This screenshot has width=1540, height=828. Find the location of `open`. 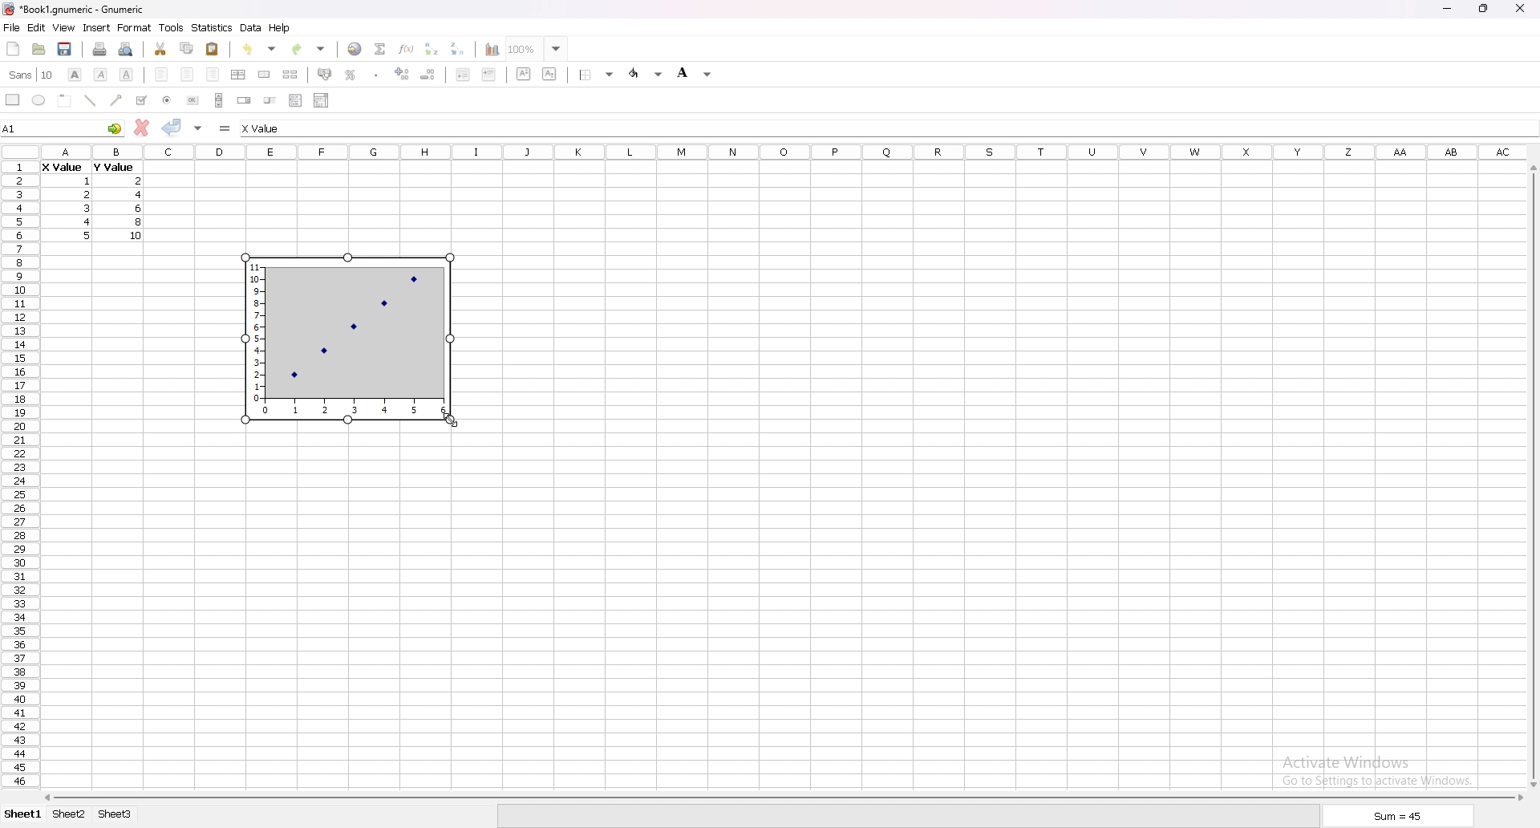

open is located at coordinates (38, 49).